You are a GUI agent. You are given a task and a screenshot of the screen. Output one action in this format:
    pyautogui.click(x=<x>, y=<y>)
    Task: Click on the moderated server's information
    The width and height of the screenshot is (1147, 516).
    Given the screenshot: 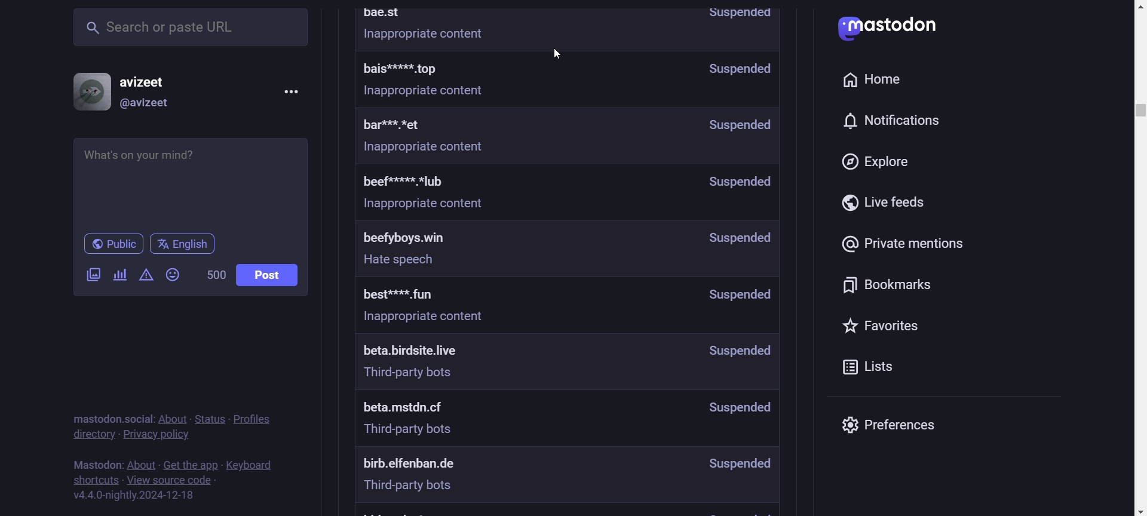 What is the action you would take?
    pyautogui.click(x=564, y=365)
    